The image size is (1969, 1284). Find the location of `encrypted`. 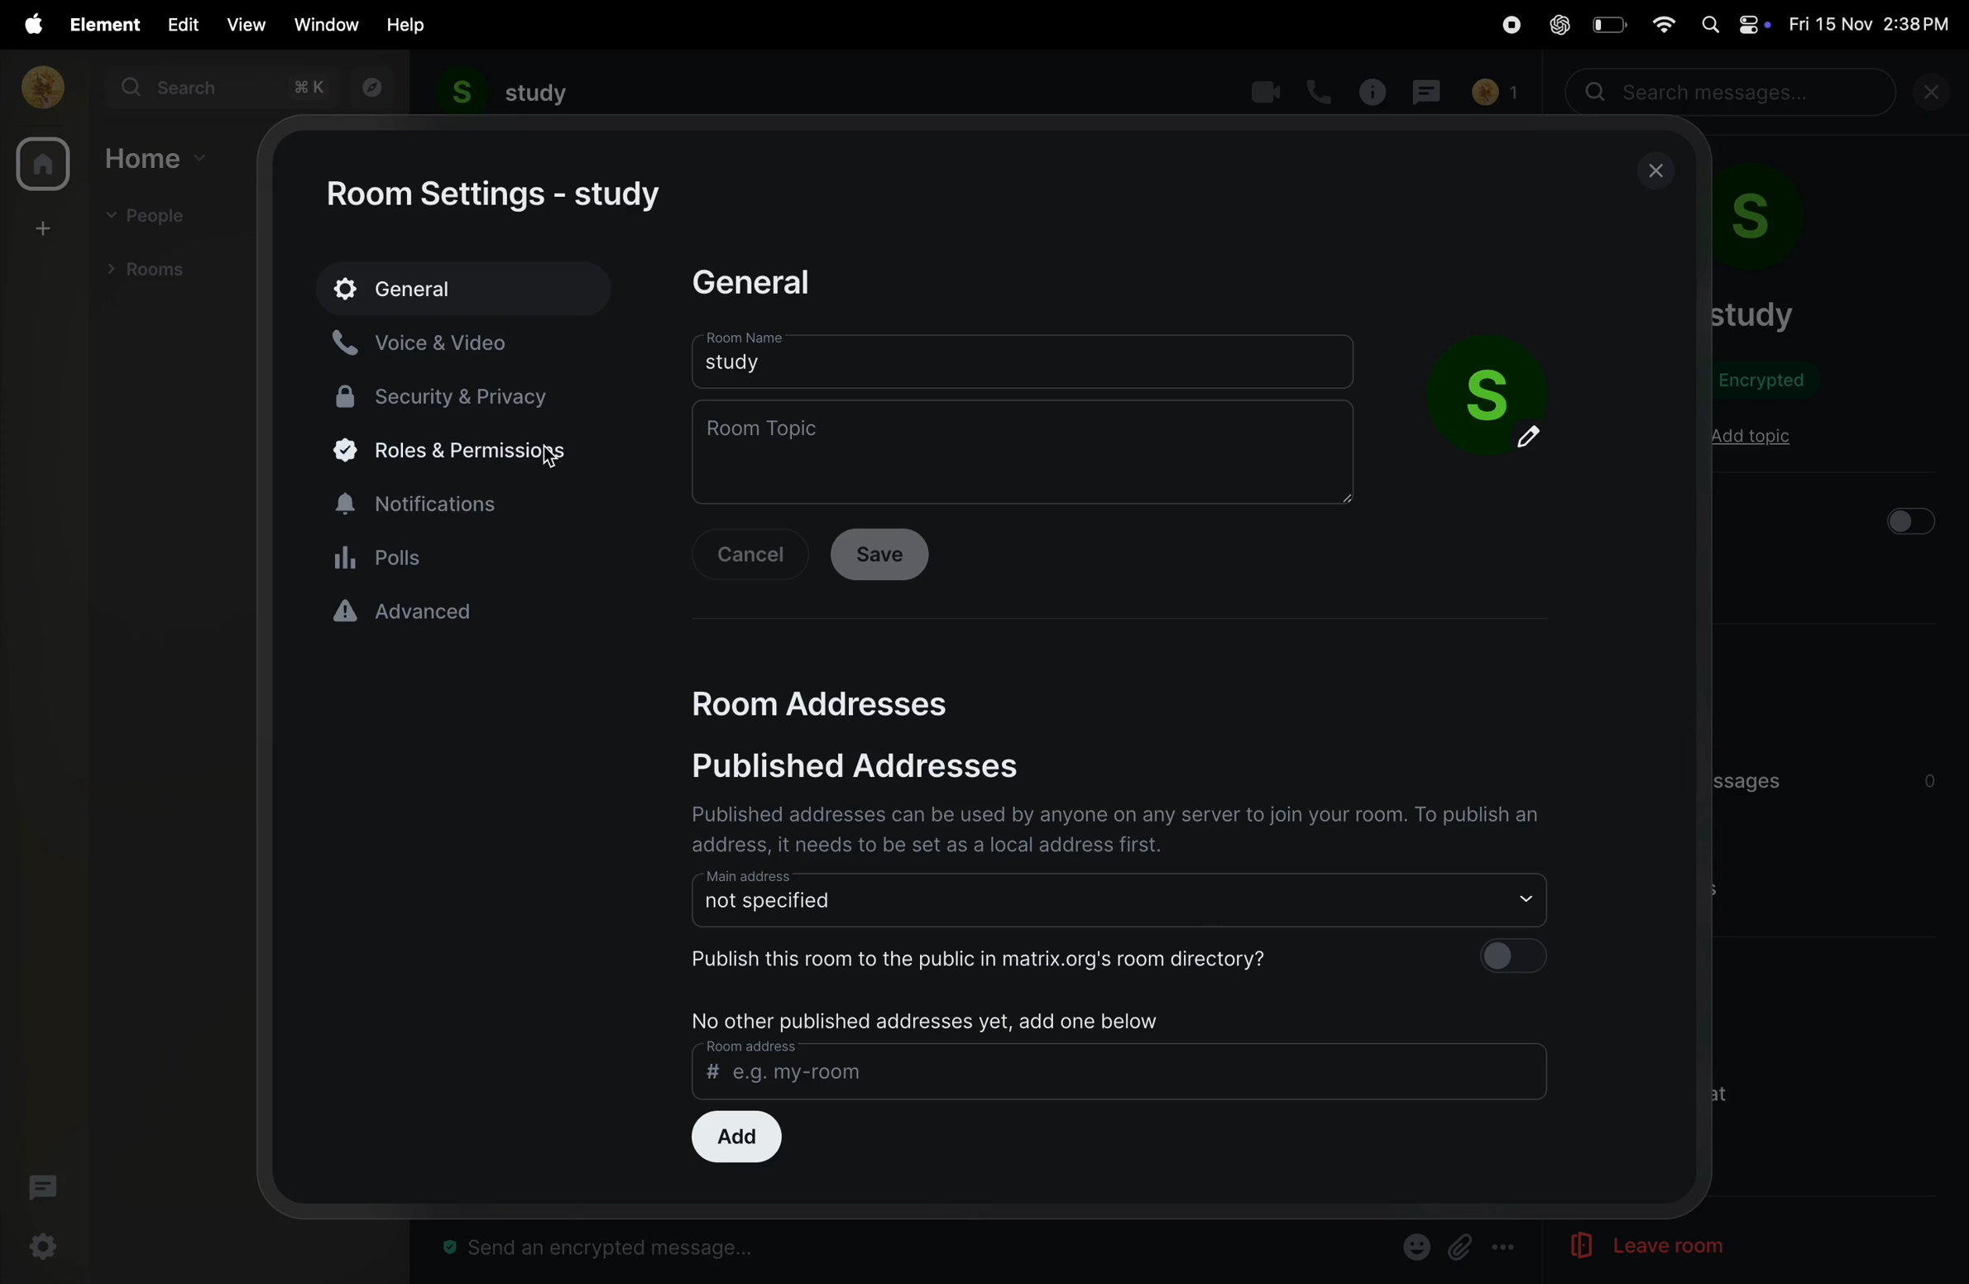

encrypted is located at coordinates (1770, 381).